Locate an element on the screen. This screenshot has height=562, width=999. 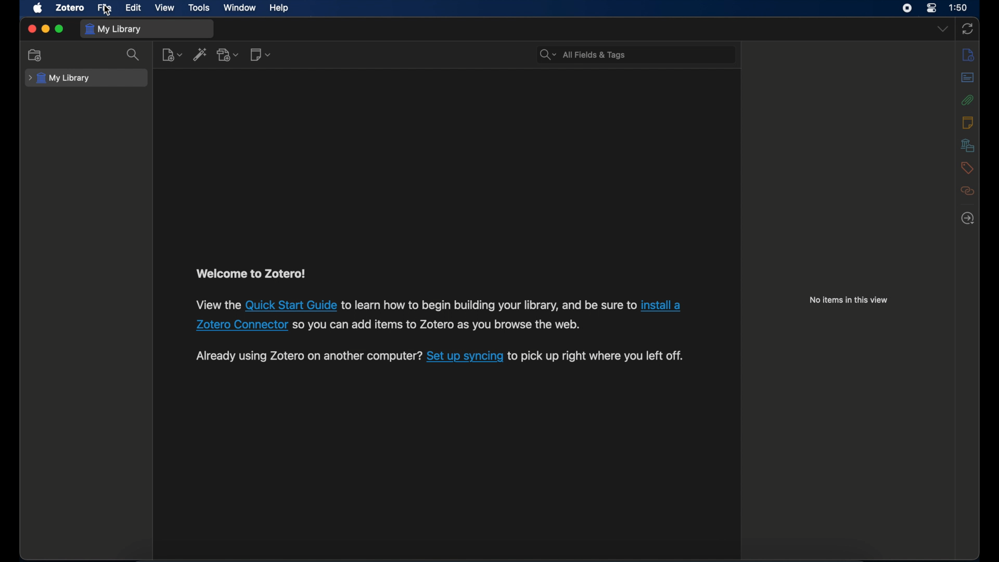
View the is located at coordinates (217, 305).